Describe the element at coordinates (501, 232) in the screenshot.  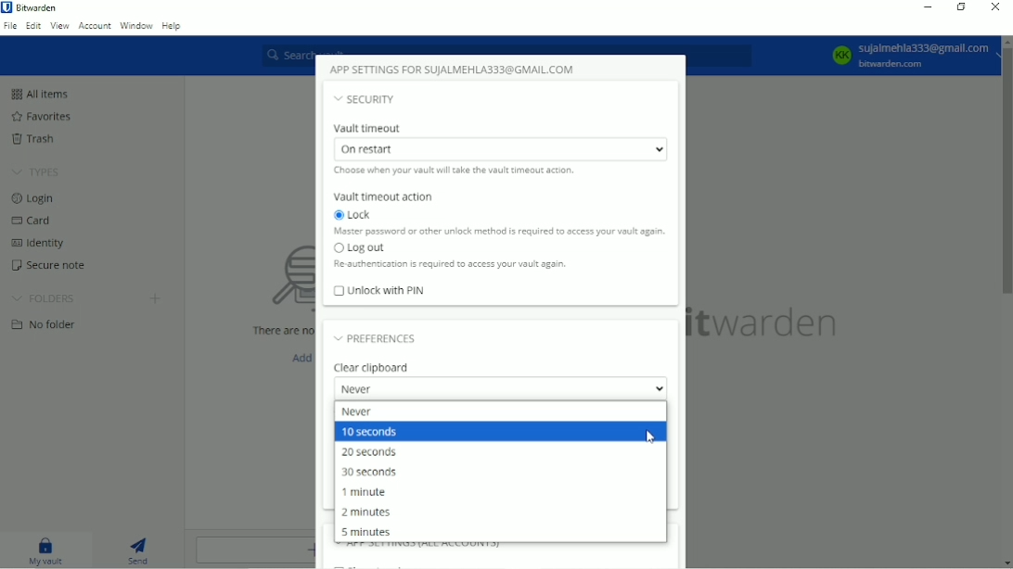
I see `Master password or other unlock method is required to access your vault again.` at that location.